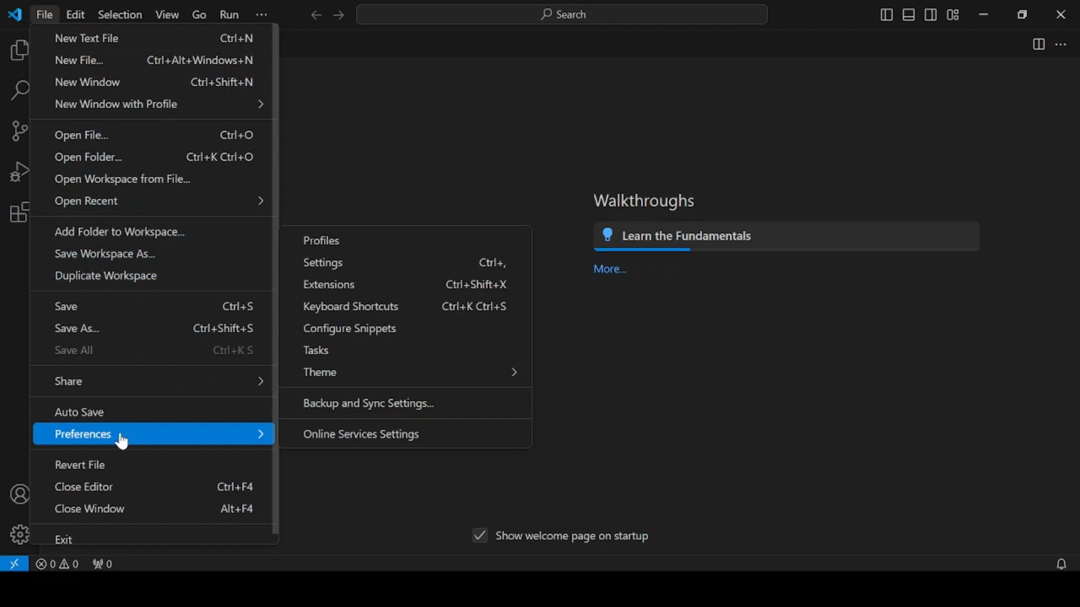 This screenshot has width=1080, height=607. I want to click on close, so click(1060, 15).